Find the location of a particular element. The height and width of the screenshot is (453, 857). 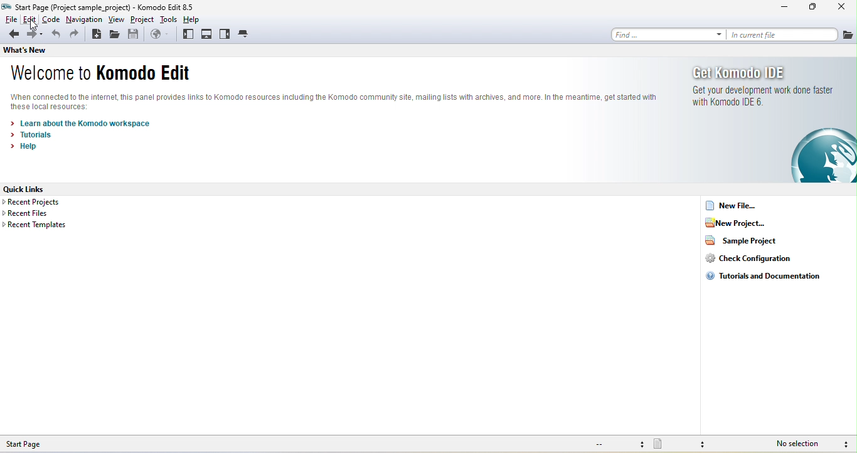

maximize is located at coordinates (808, 8).